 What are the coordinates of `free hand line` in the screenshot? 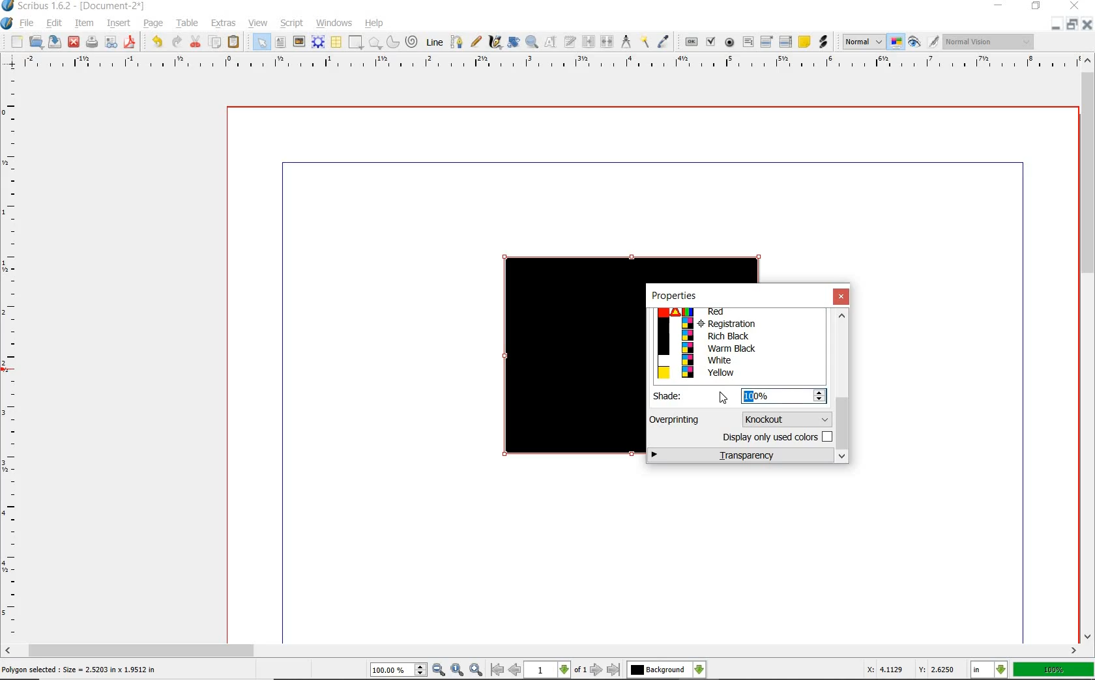 It's located at (476, 41).